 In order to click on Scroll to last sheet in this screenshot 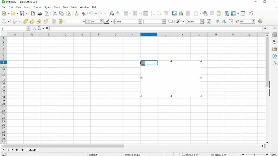, I will do `click(17, 150)`.